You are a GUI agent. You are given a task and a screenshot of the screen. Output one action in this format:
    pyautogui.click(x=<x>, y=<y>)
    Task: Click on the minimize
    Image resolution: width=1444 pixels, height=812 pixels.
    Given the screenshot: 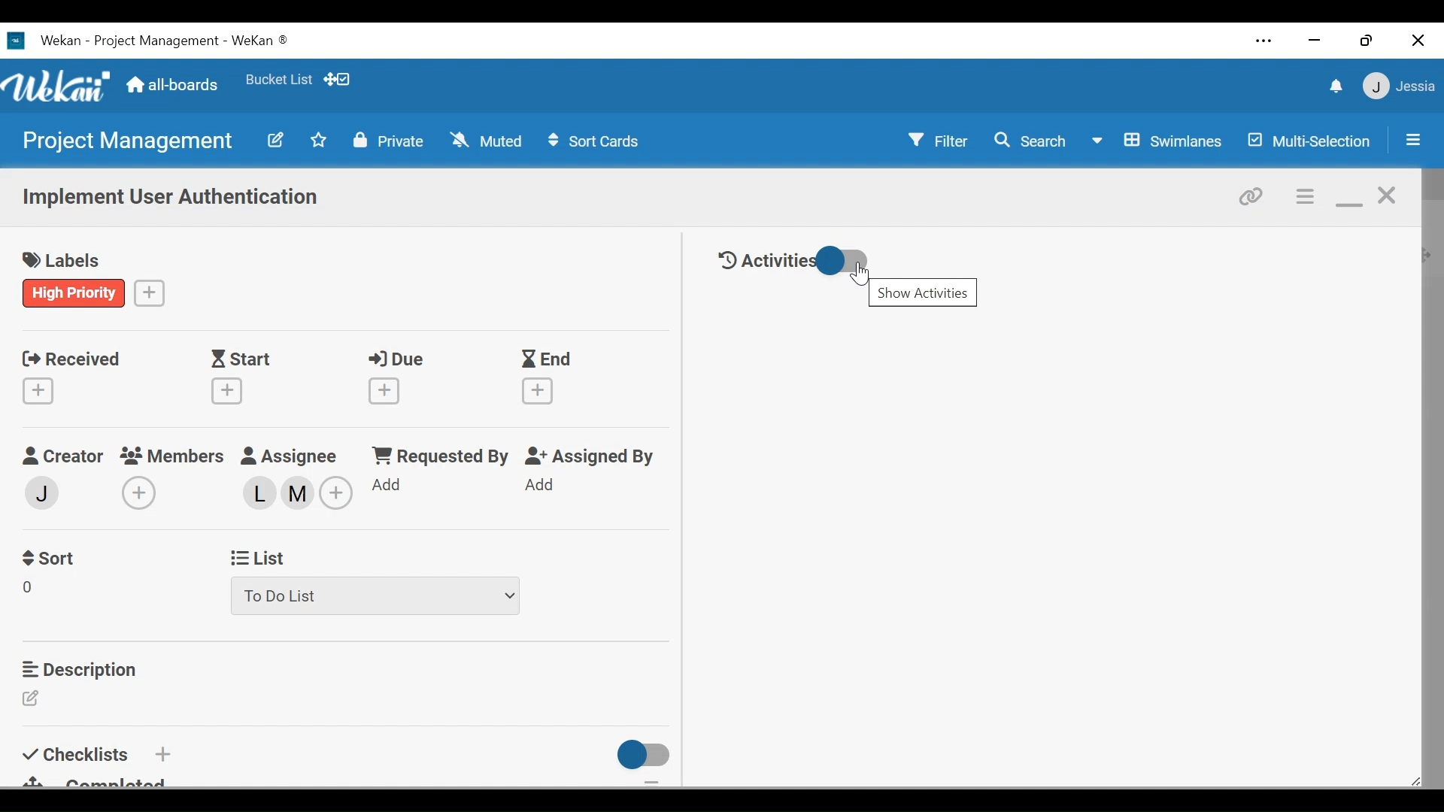 What is the action you would take?
    pyautogui.click(x=1347, y=196)
    